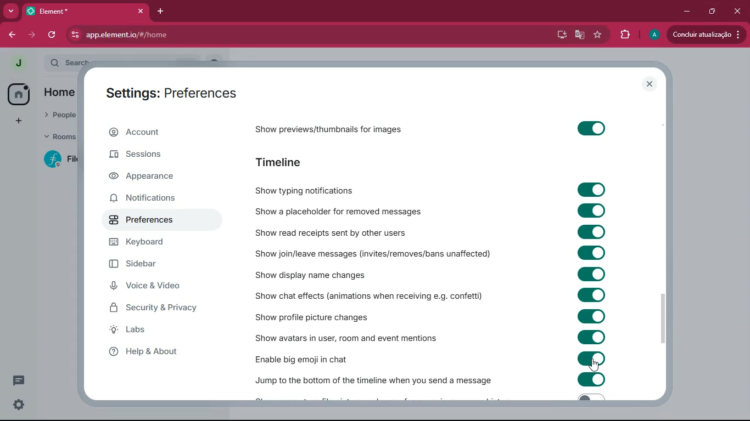 The width and height of the screenshot is (750, 421). What do you see at coordinates (705, 34) in the screenshot?
I see `concluir atualizacao` at bounding box center [705, 34].